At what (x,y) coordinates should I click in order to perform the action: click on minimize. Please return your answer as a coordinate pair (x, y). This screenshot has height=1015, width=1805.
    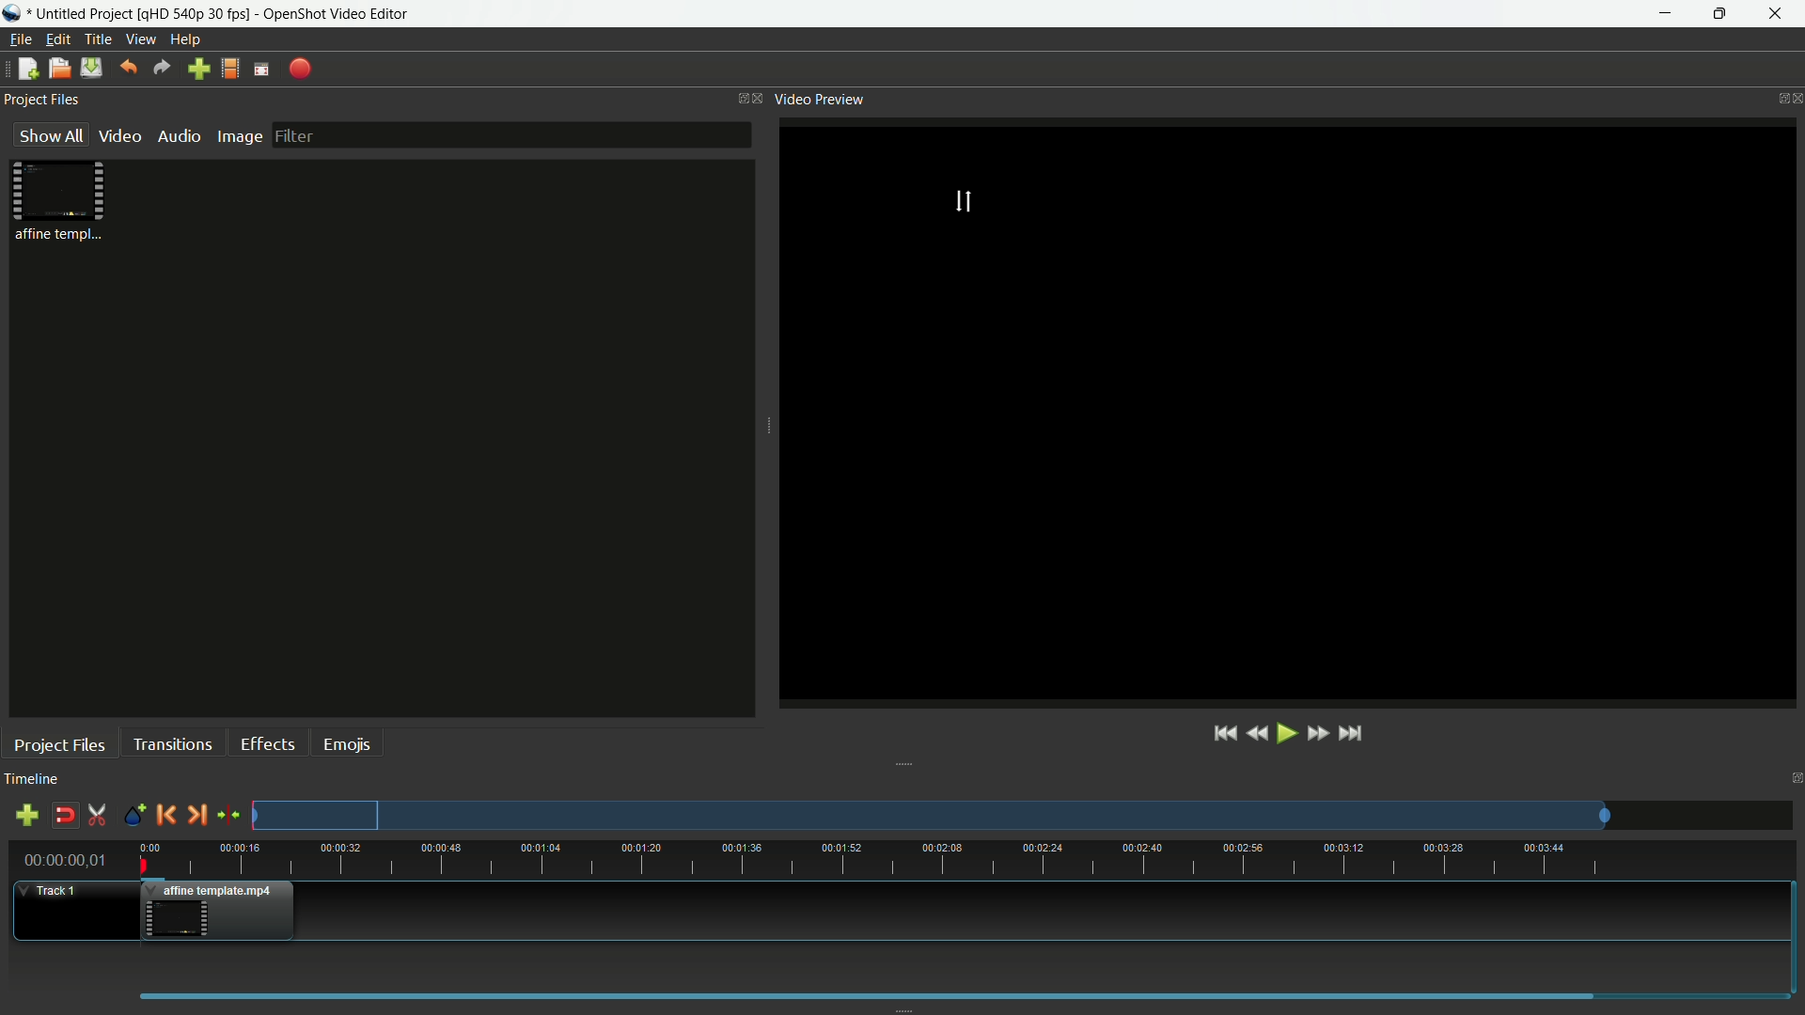
    Looking at the image, I should click on (1662, 13).